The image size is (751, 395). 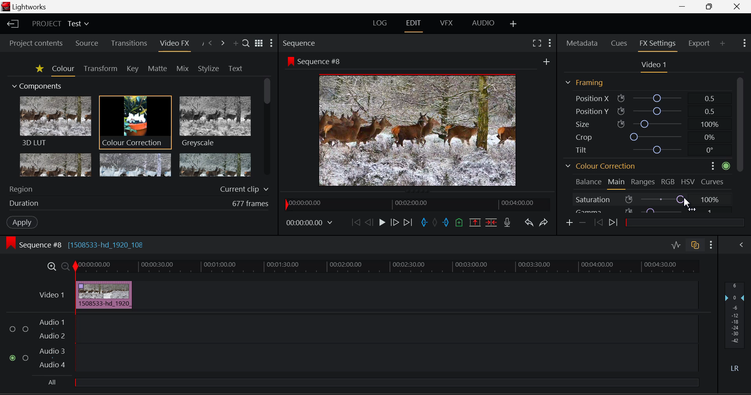 I want to click on Components, so click(x=38, y=87).